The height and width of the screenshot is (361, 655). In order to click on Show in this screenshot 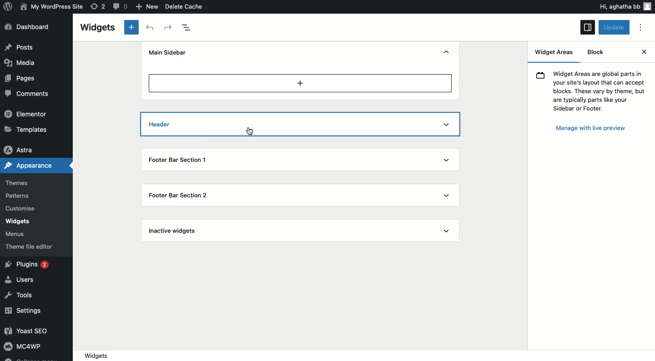, I will do `click(447, 125)`.